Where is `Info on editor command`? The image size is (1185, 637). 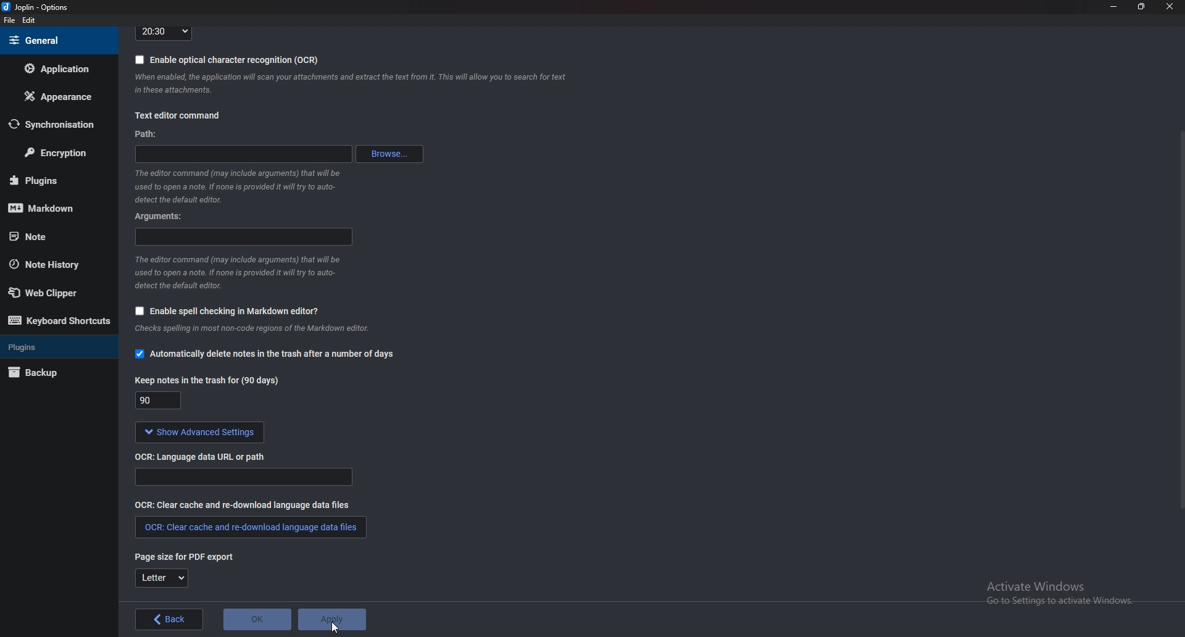
Info on editor command is located at coordinates (234, 186).